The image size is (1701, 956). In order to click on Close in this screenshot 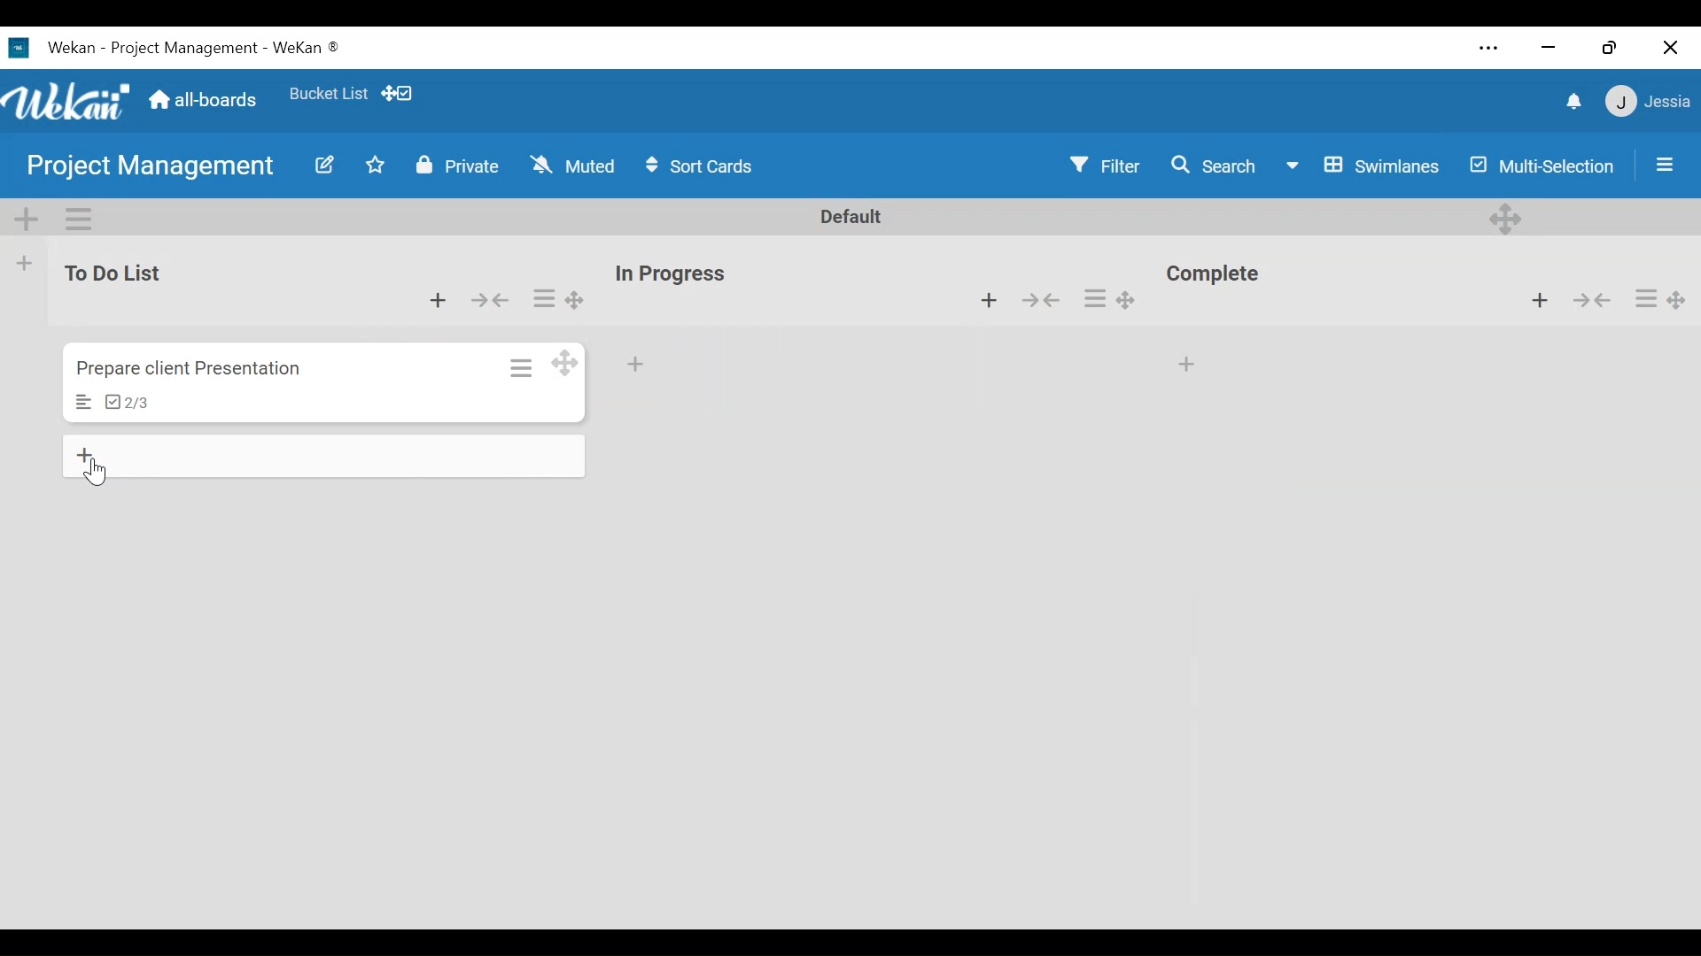, I will do `click(1670, 43)`.